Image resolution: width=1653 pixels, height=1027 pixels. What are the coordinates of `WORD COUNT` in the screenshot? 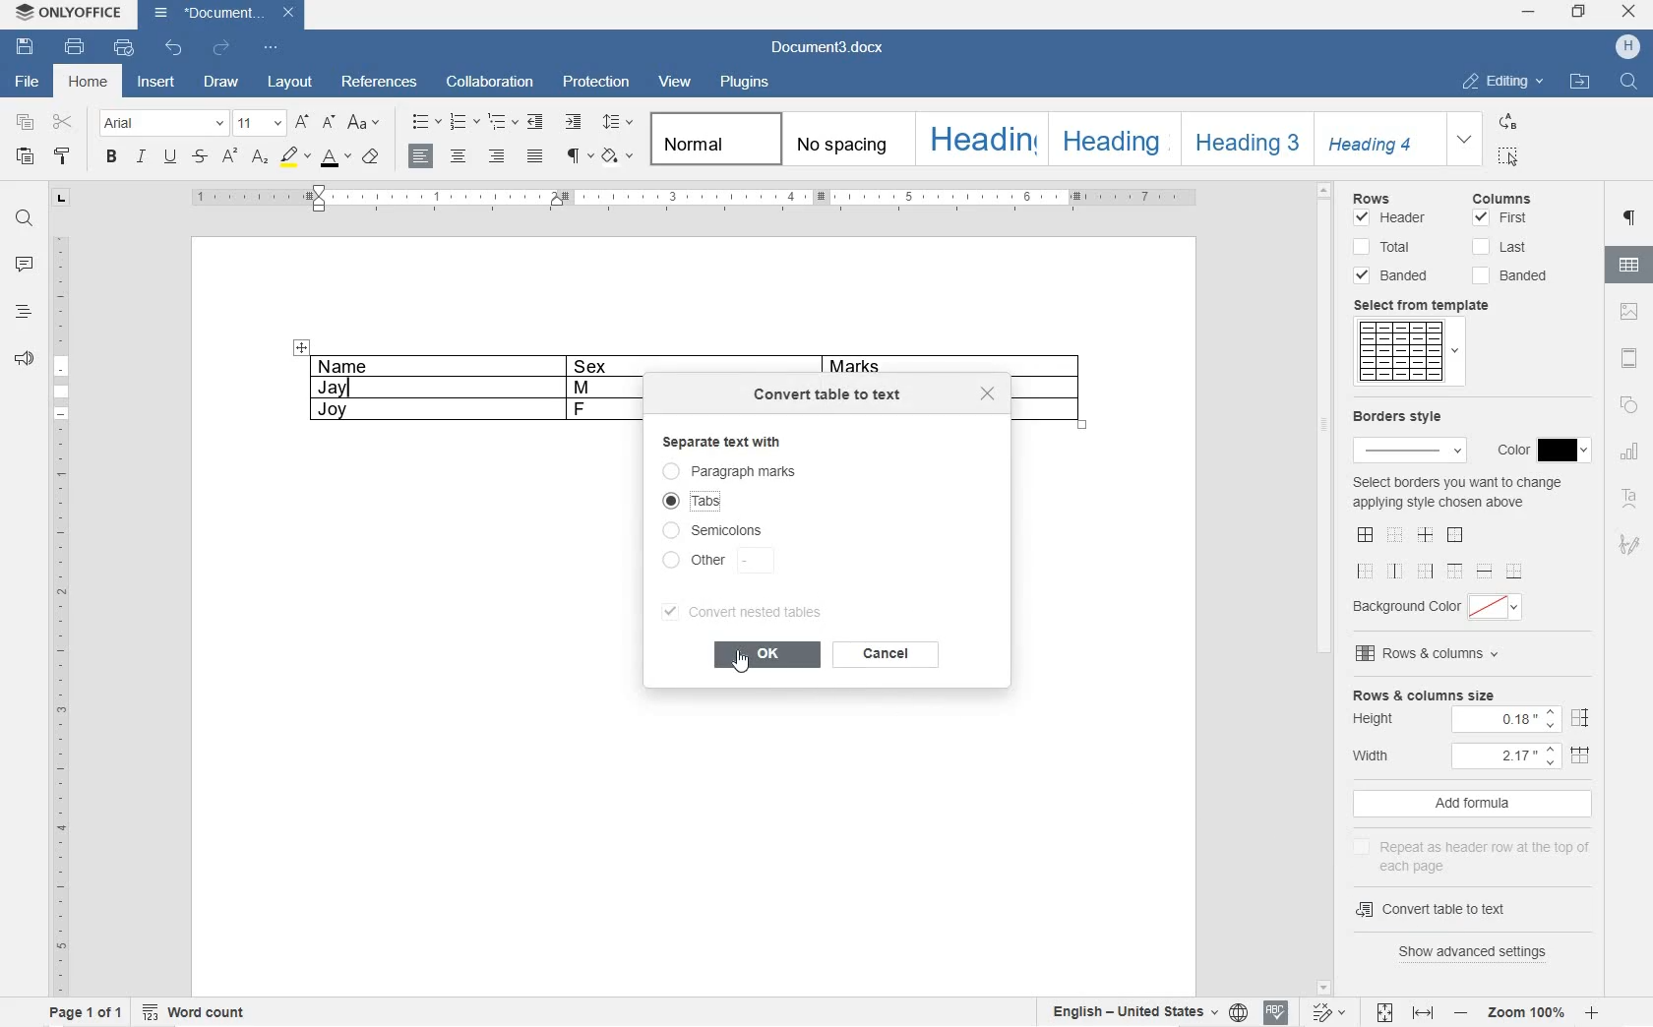 It's located at (194, 1012).